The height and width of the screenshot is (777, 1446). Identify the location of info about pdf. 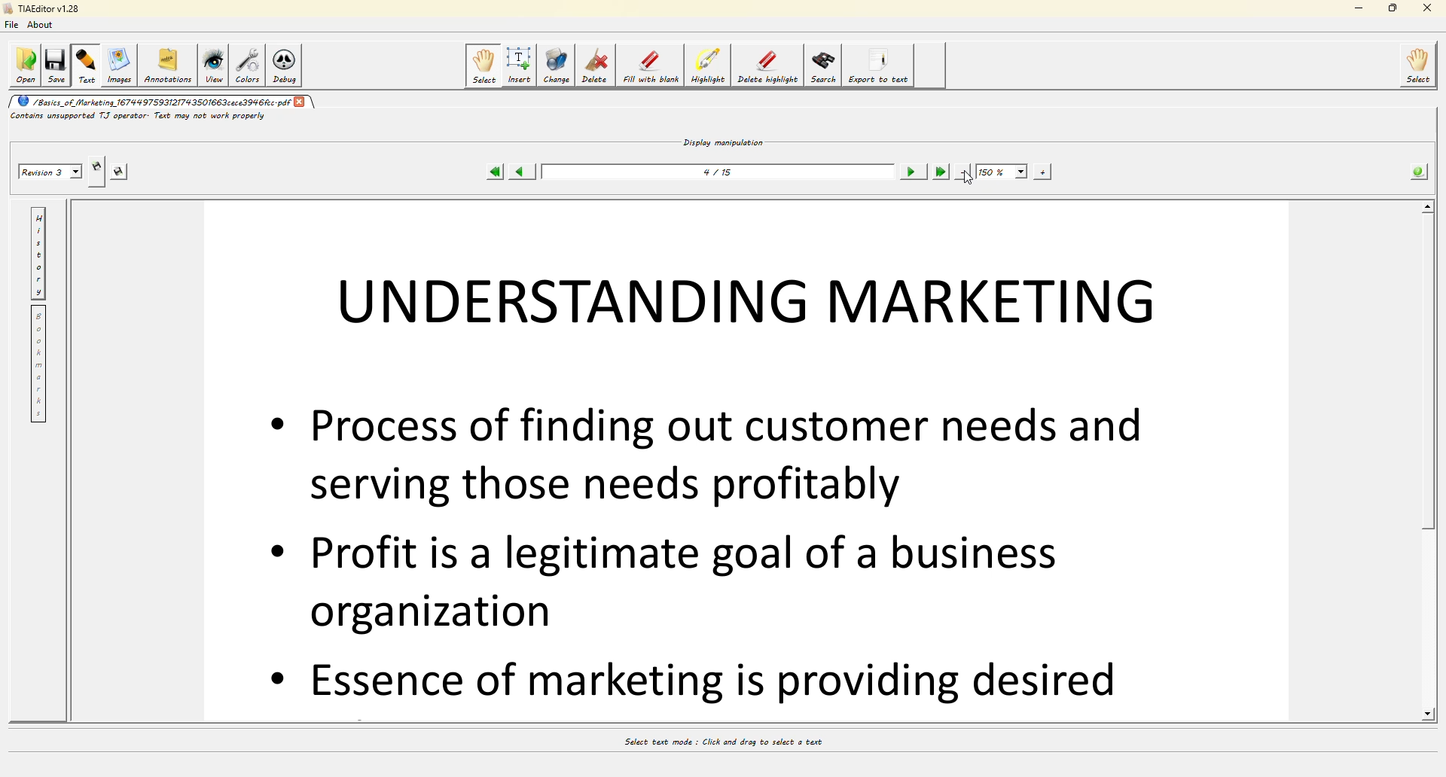
(1417, 171).